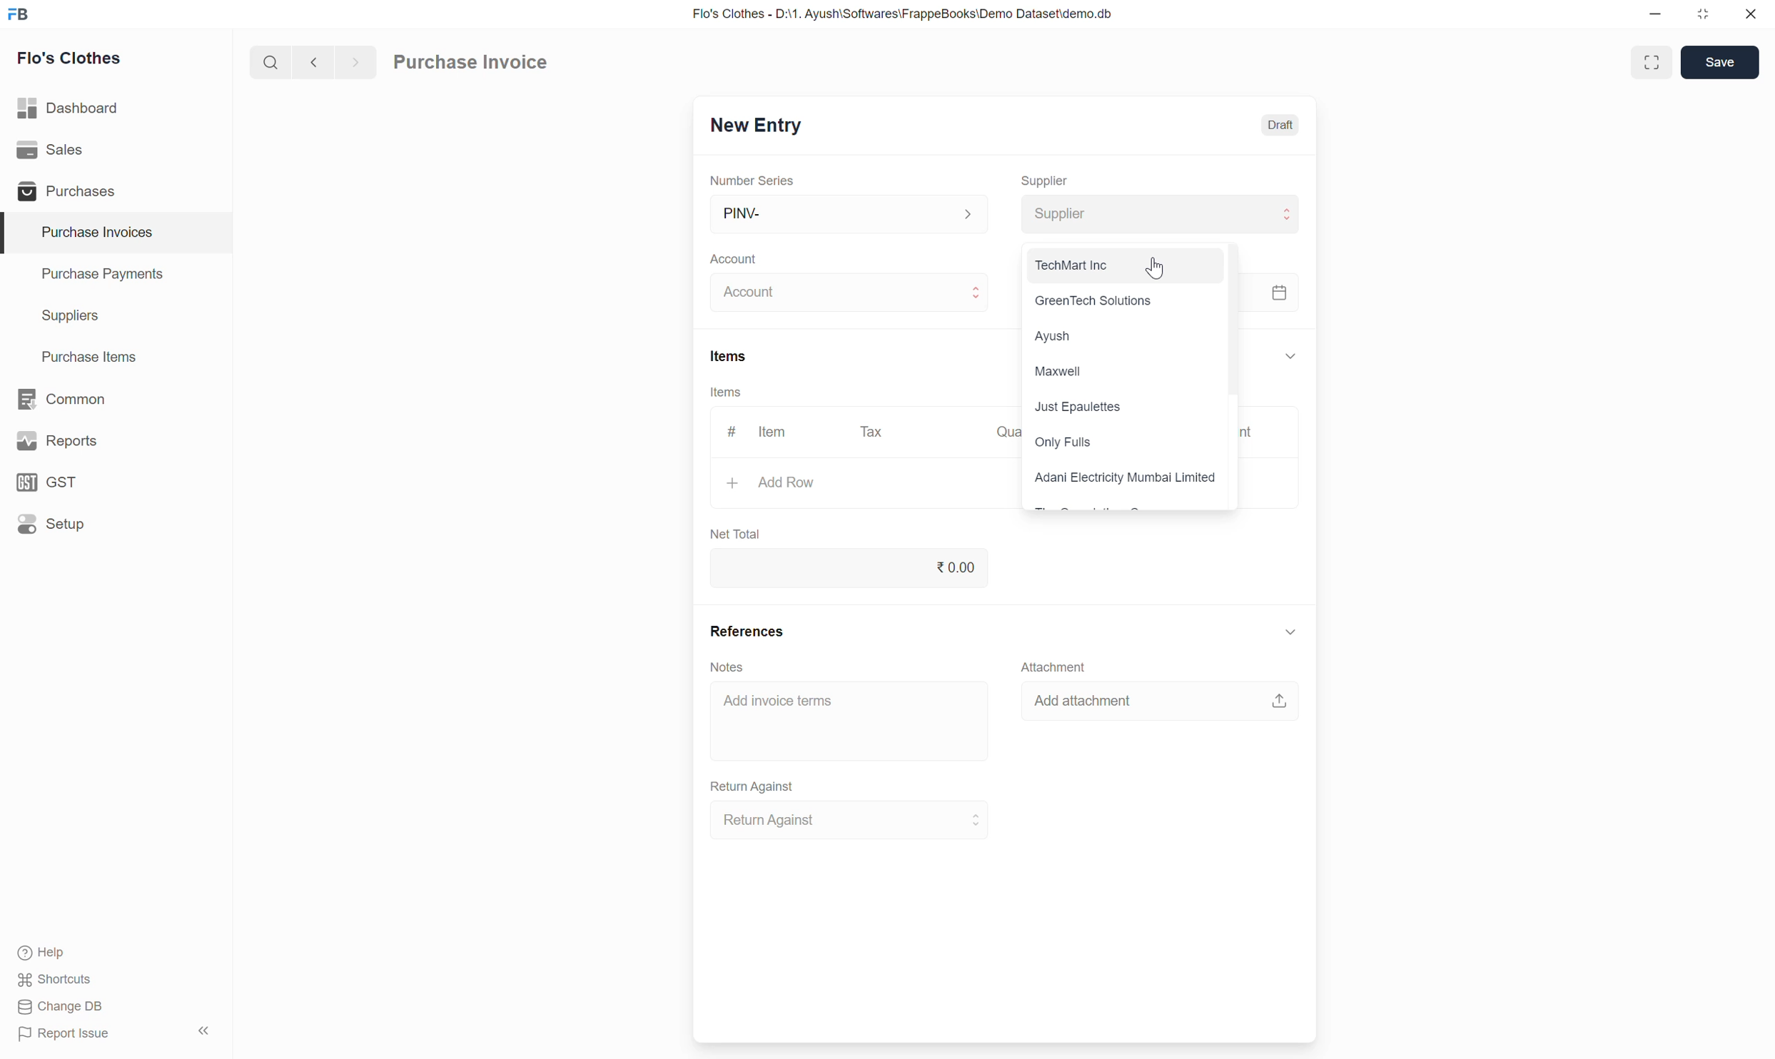 This screenshot has height=1059, width=1775. What do you see at coordinates (747, 632) in the screenshot?
I see `References` at bounding box center [747, 632].